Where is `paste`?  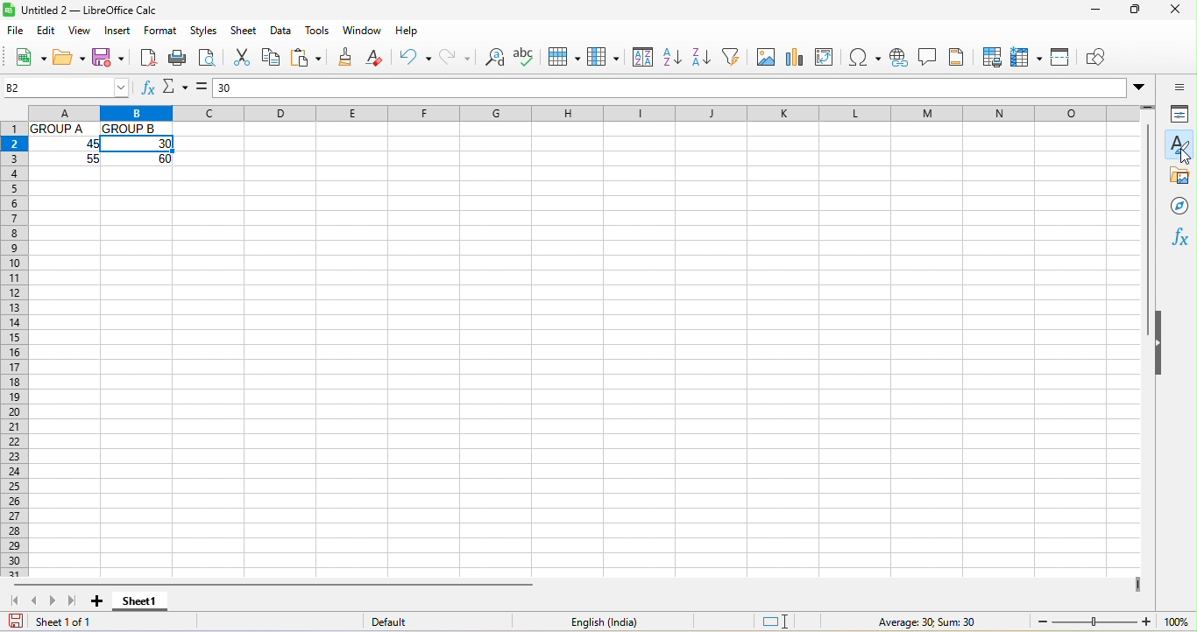
paste is located at coordinates (309, 59).